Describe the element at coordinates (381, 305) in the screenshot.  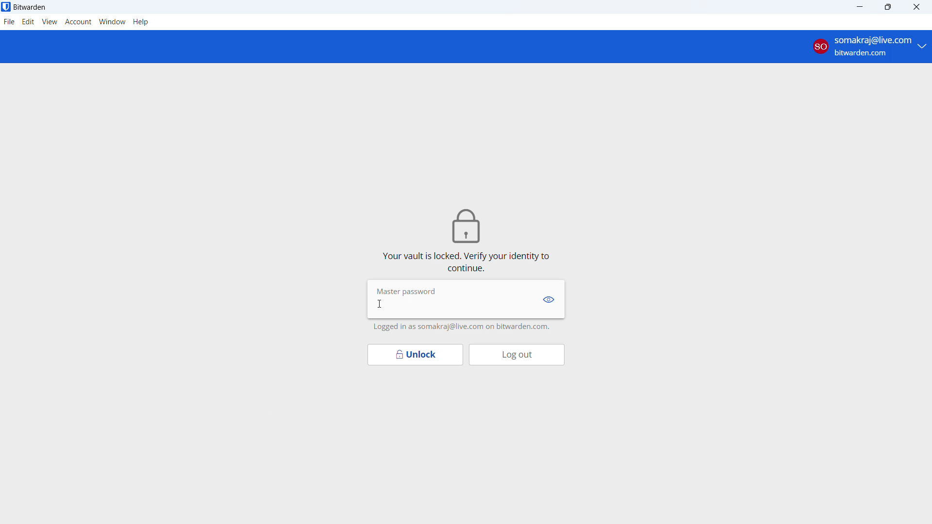
I see `cursor` at that location.